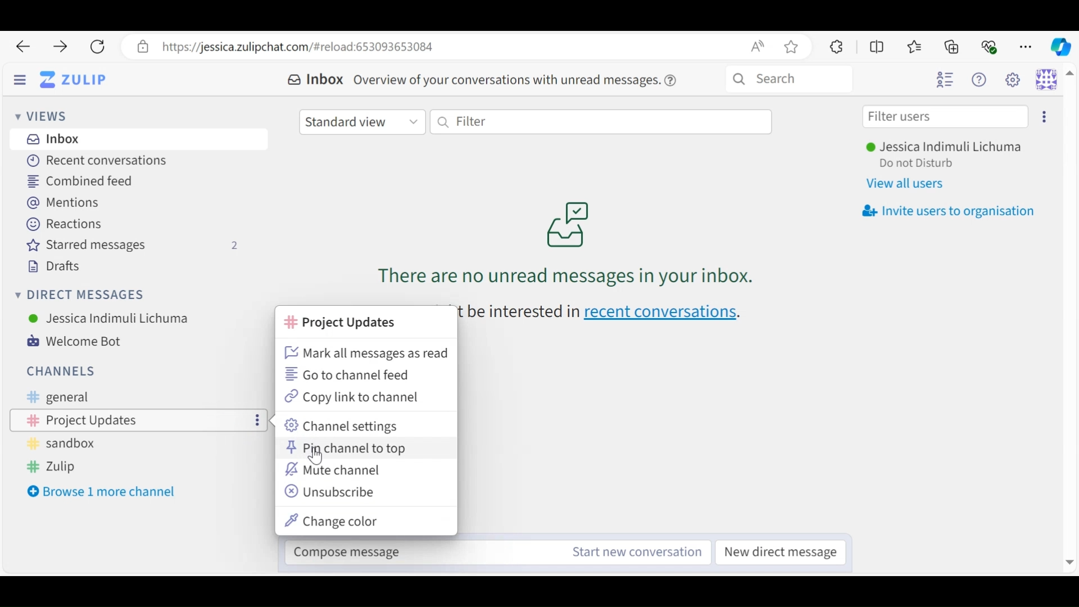 The height and width of the screenshot is (607, 1079). I want to click on Address bar, so click(466, 47).